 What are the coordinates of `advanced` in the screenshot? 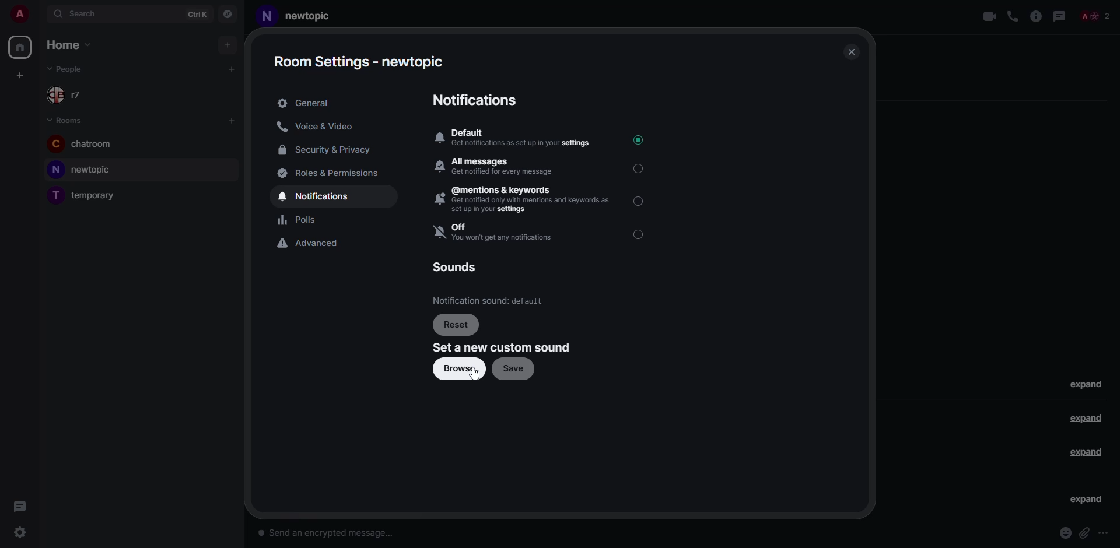 It's located at (313, 244).